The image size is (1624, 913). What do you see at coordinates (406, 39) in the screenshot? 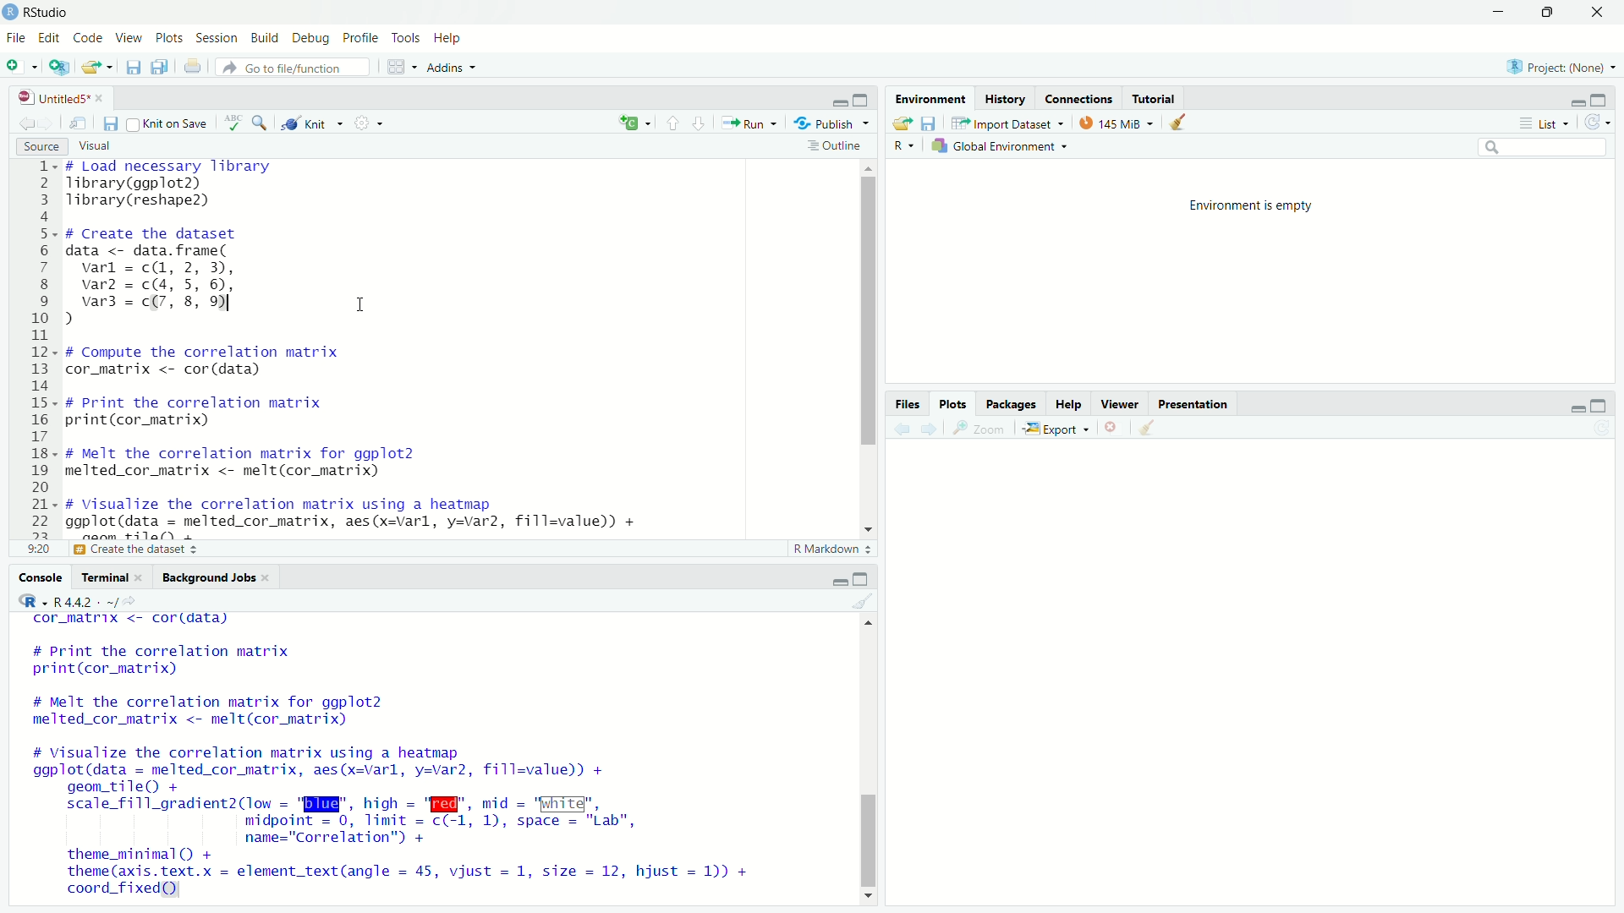
I see `tools` at bounding box center [406, 39].